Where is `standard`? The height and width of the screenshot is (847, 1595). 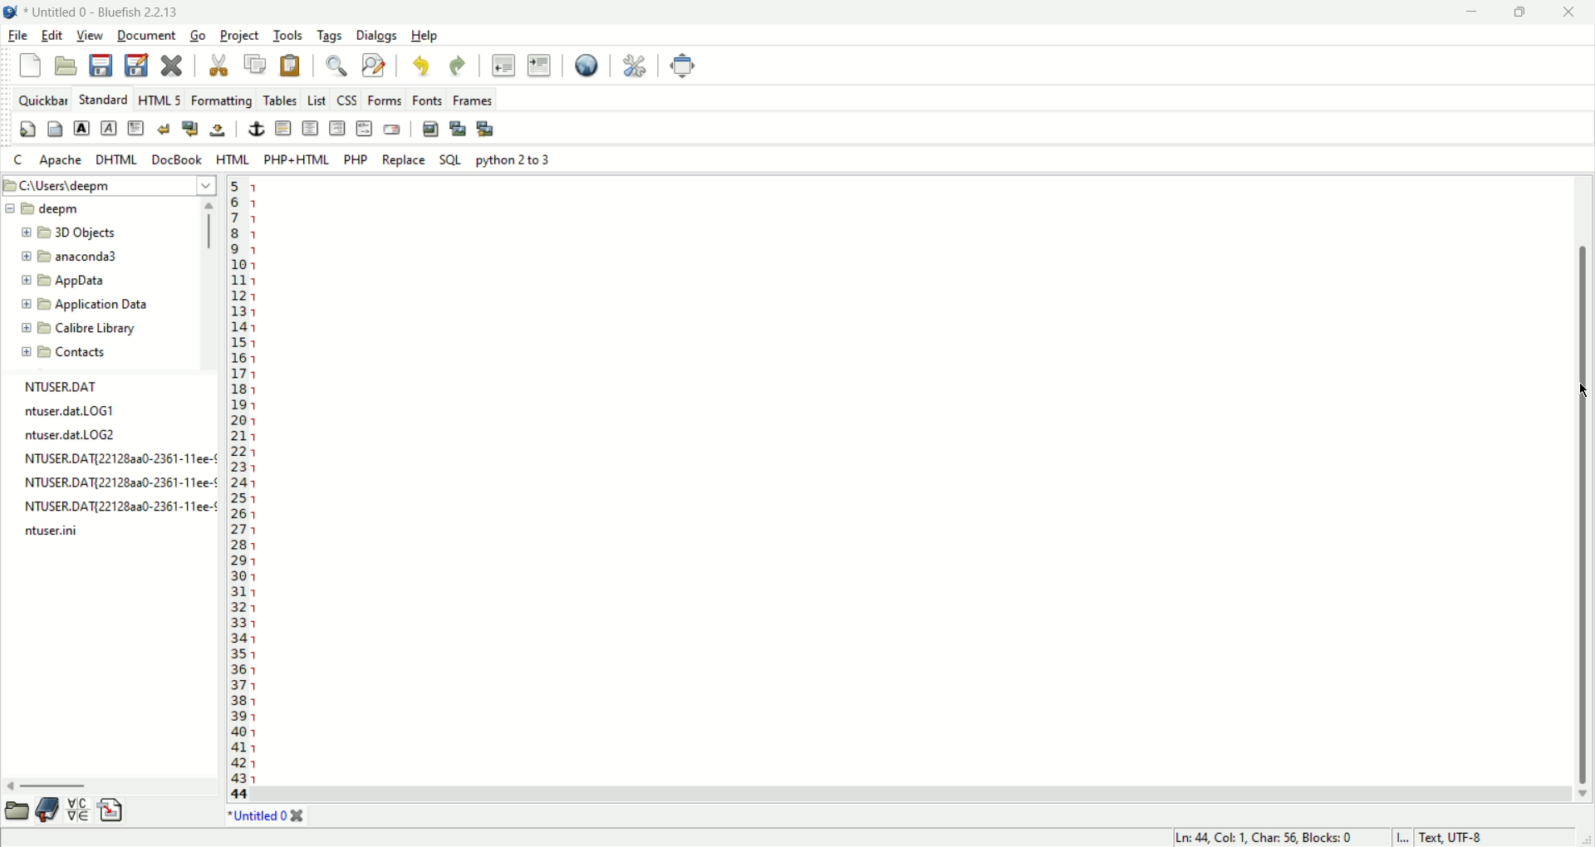
standard is located at coordinates (102, 100).